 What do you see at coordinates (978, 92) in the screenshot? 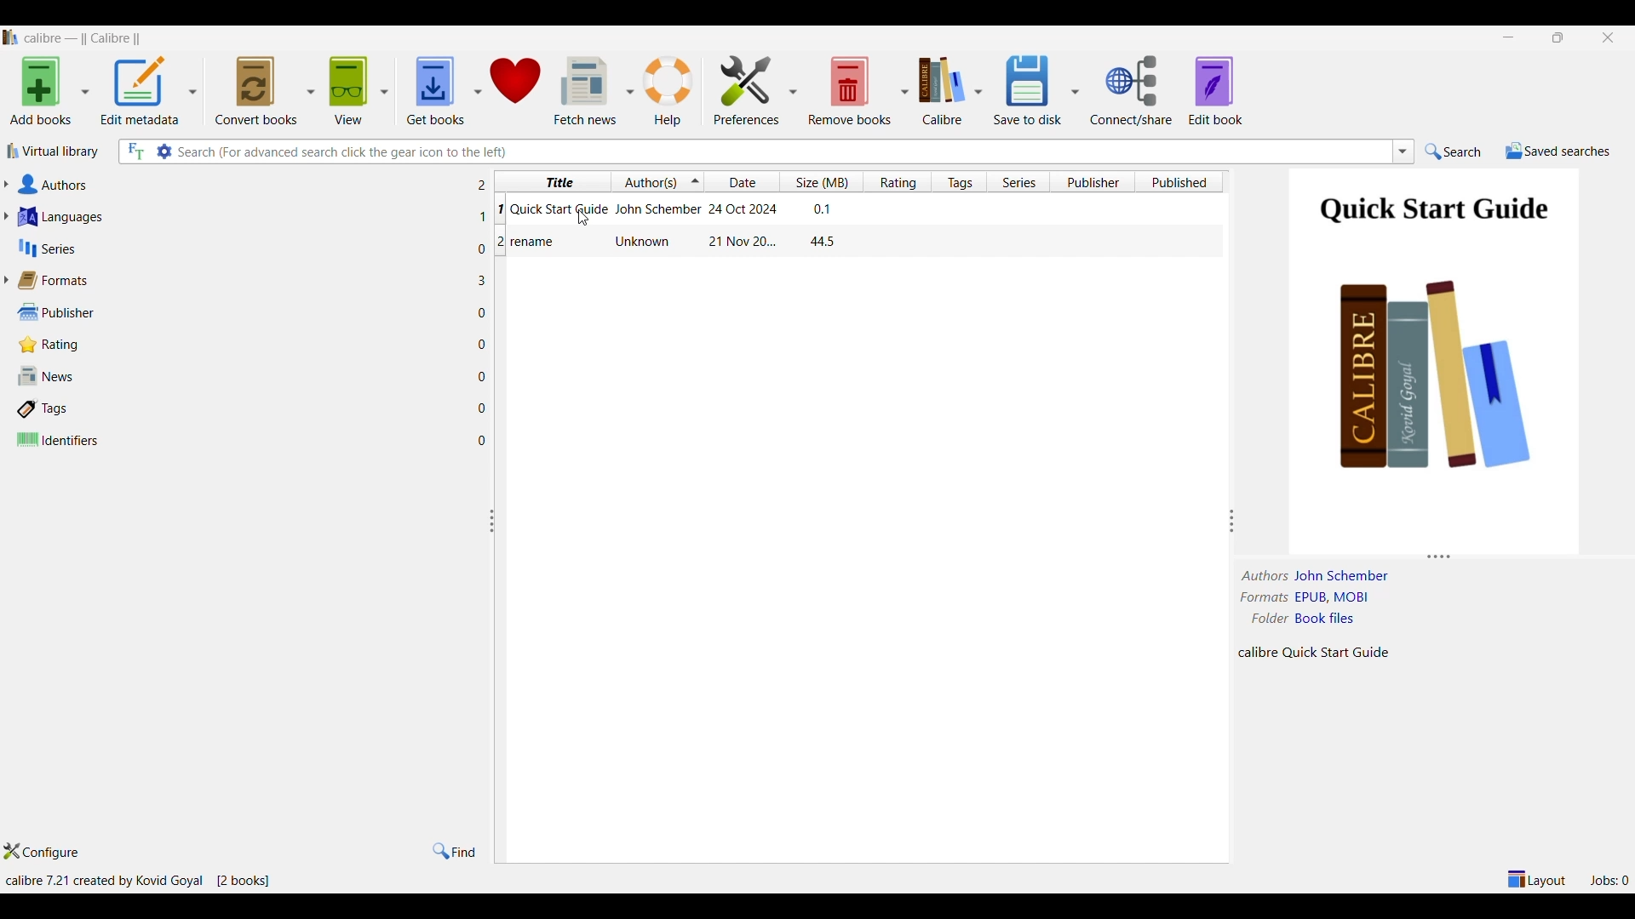
I see `Calibre options` at bounding box center [978, 92].